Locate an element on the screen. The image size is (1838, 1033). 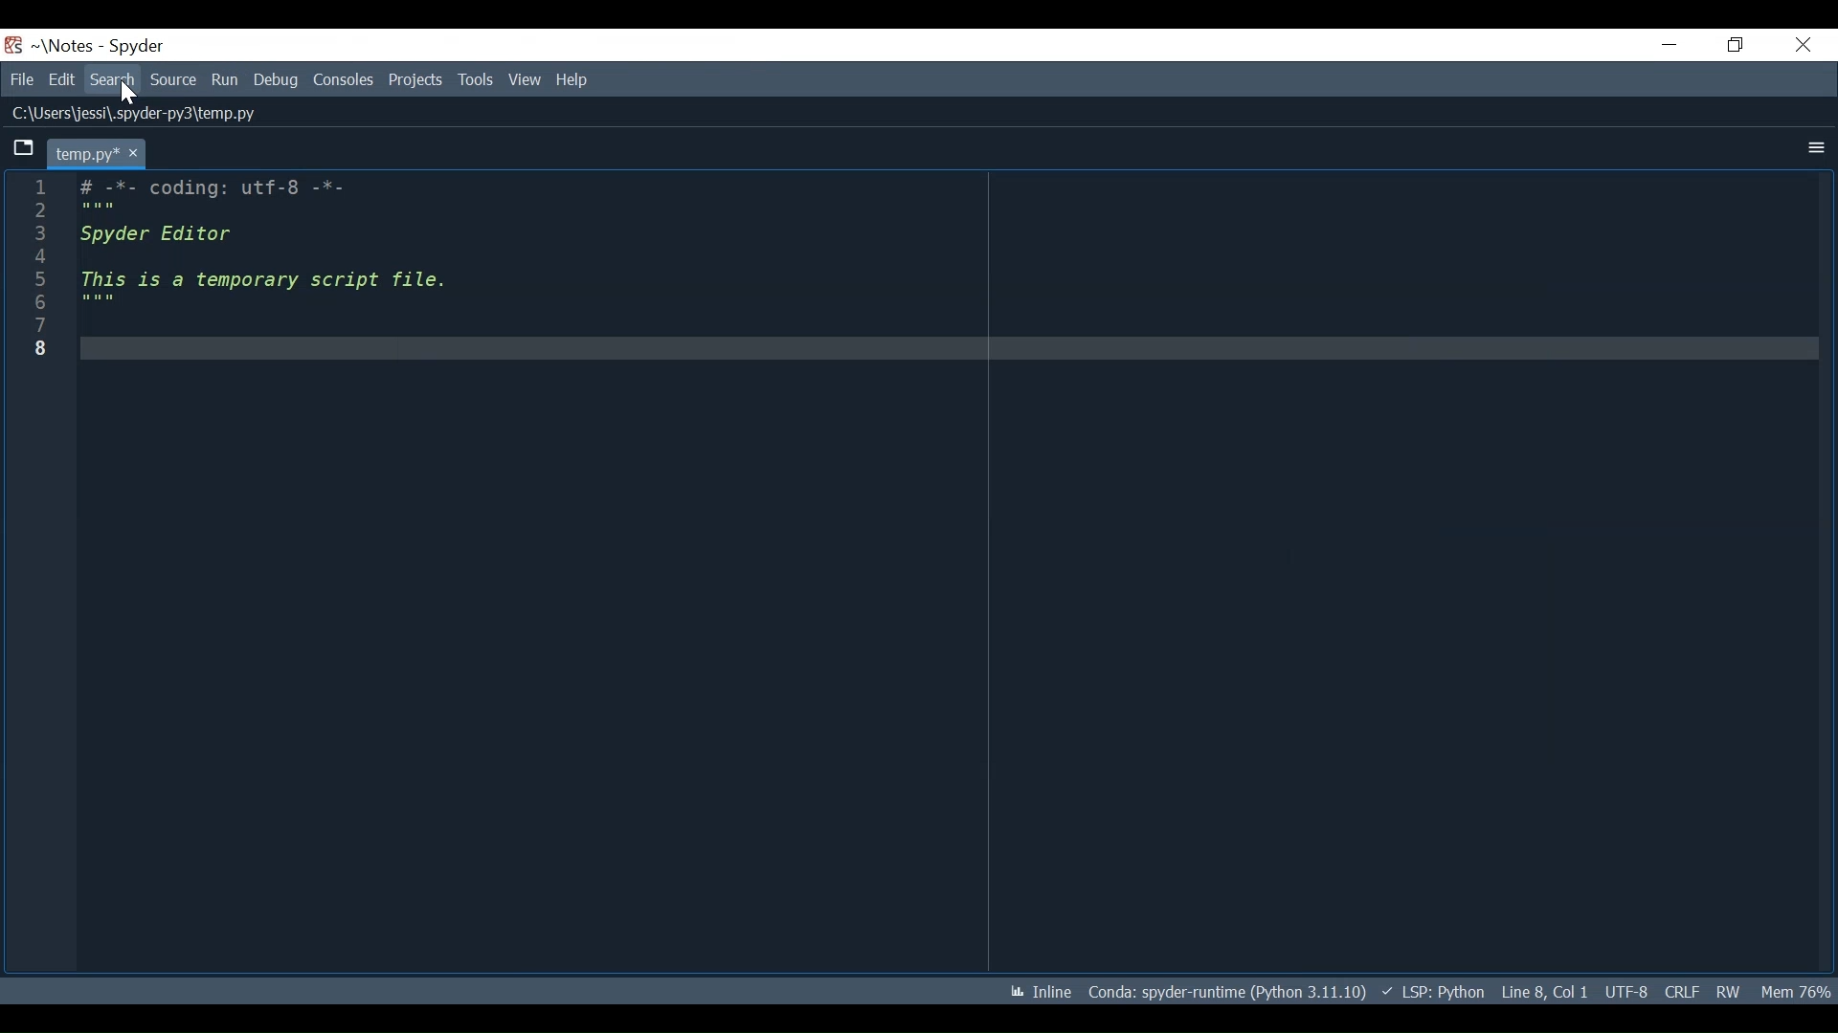
Conda Environment Indicator is located at coordinates (1231, 993).